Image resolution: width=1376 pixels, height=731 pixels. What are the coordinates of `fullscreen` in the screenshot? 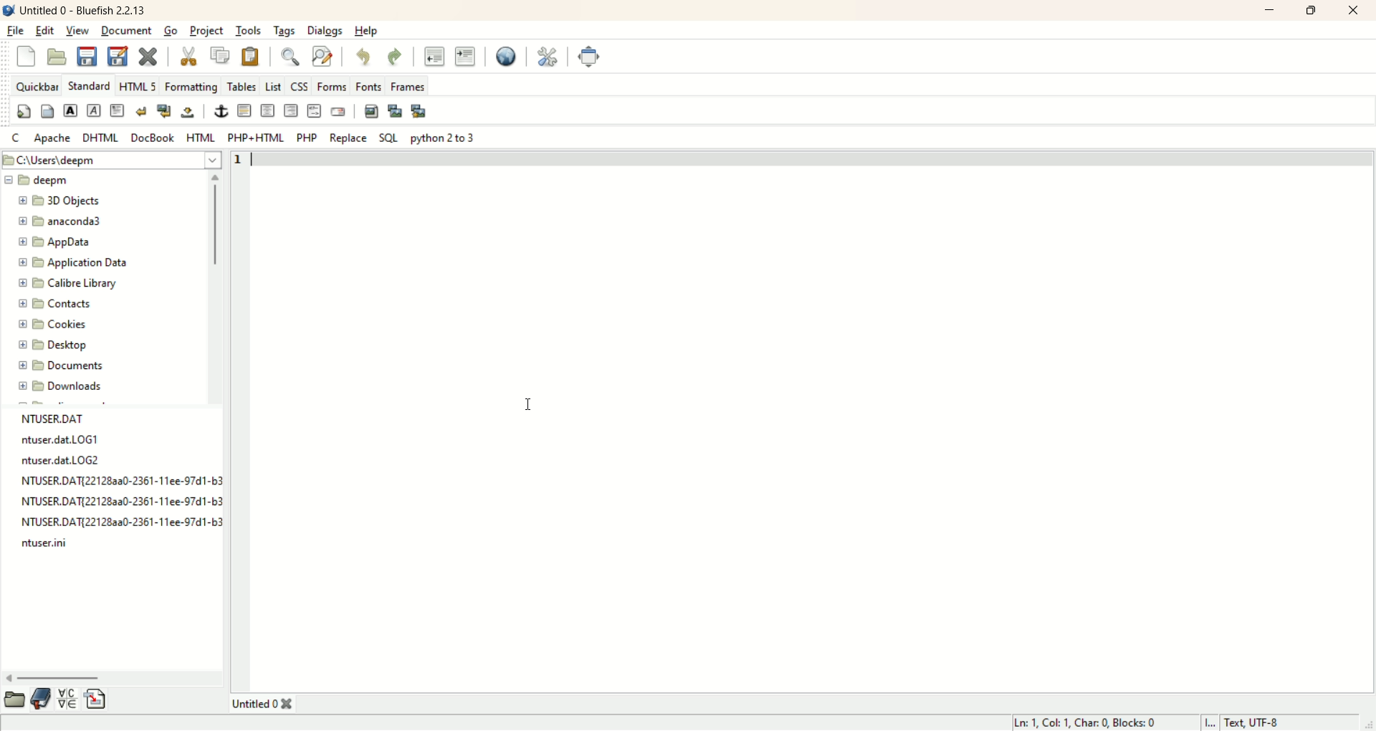 It's located at (587, 55).